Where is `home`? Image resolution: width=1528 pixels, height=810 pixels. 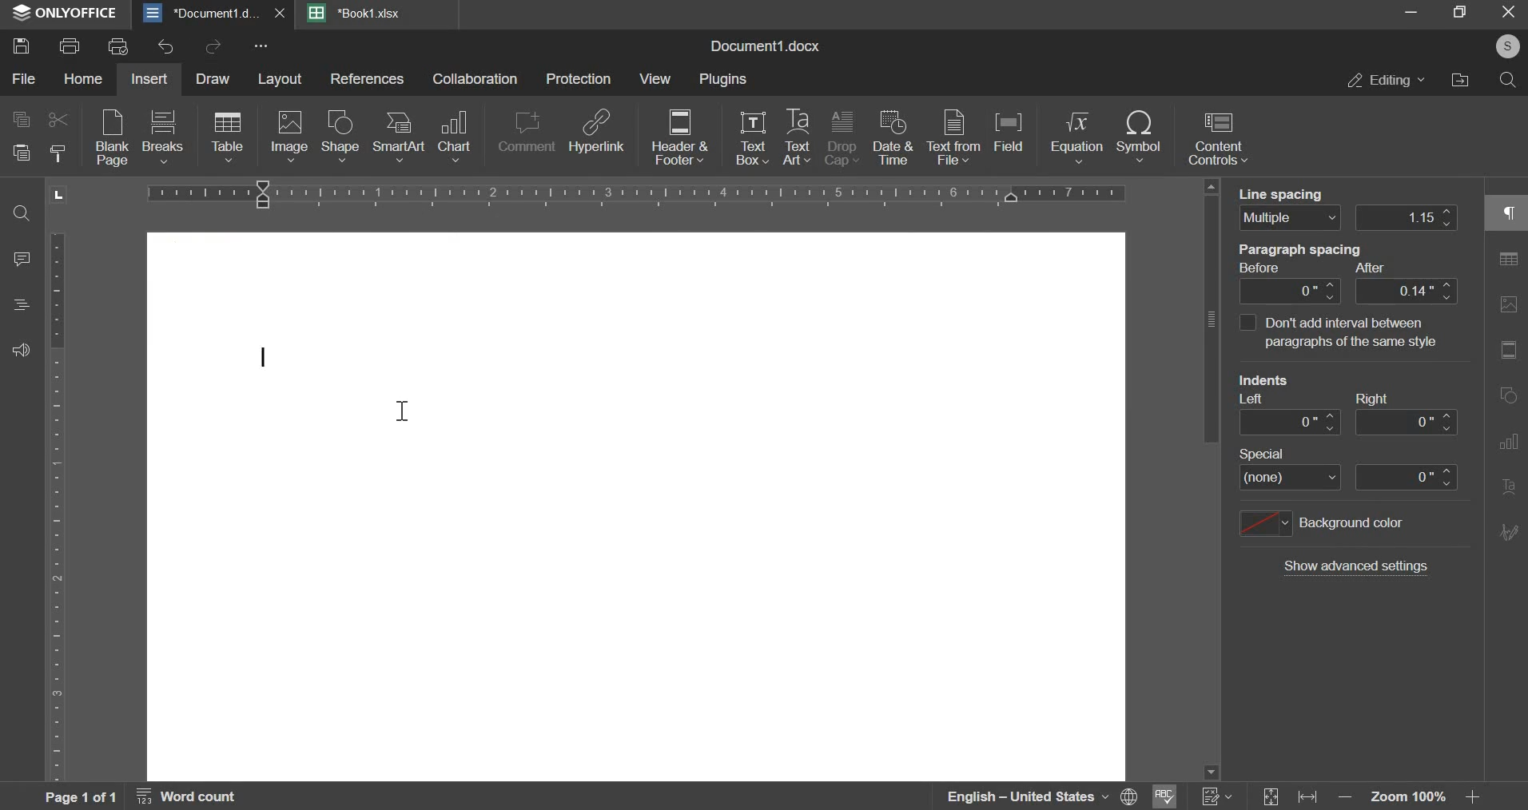
home is located at coordinates (82, 79).